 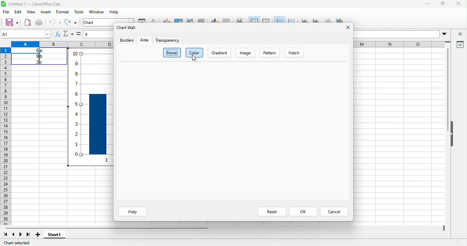 I want to click on title, so click(x=32, y=4).